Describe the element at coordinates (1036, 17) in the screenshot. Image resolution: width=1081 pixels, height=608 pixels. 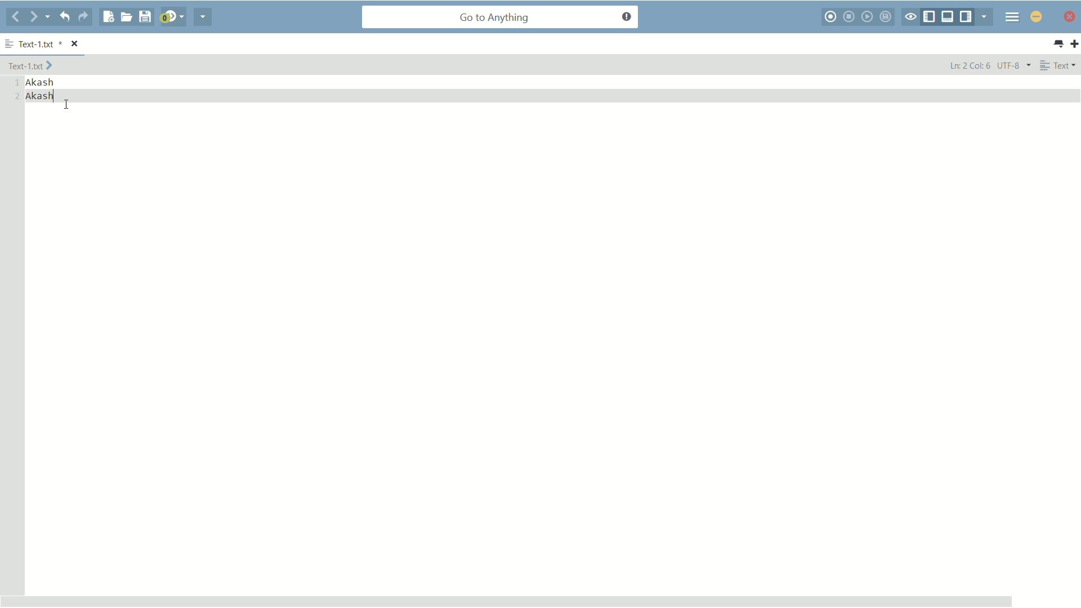
I see `minimize` at that location.